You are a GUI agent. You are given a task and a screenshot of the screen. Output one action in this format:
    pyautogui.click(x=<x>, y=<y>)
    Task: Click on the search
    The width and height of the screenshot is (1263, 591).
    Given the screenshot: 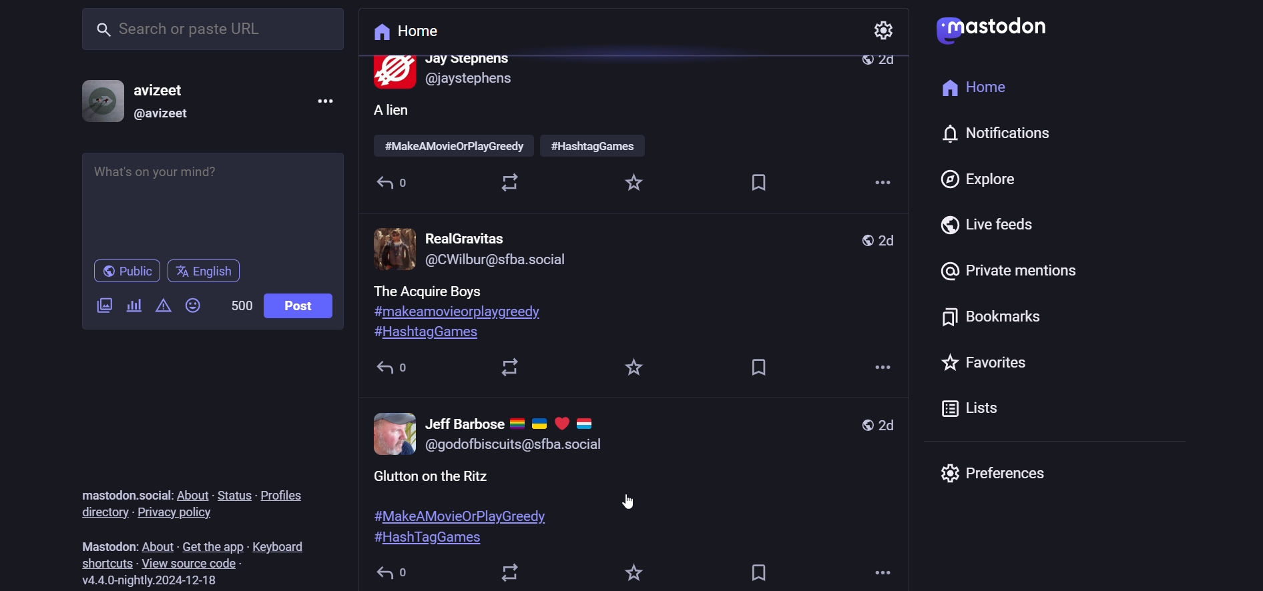 What is the action you would take?
    pyautogui.click(x=209, y=33)
    